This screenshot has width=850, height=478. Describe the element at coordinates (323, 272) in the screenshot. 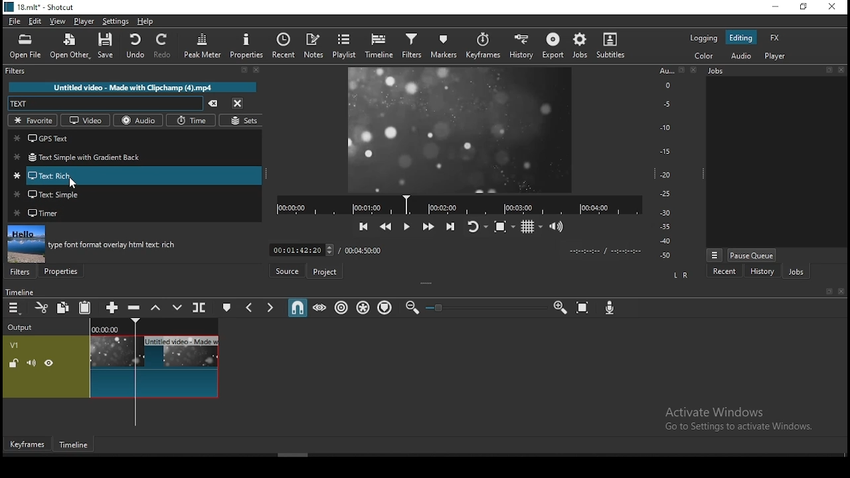

I see `project` at that location.